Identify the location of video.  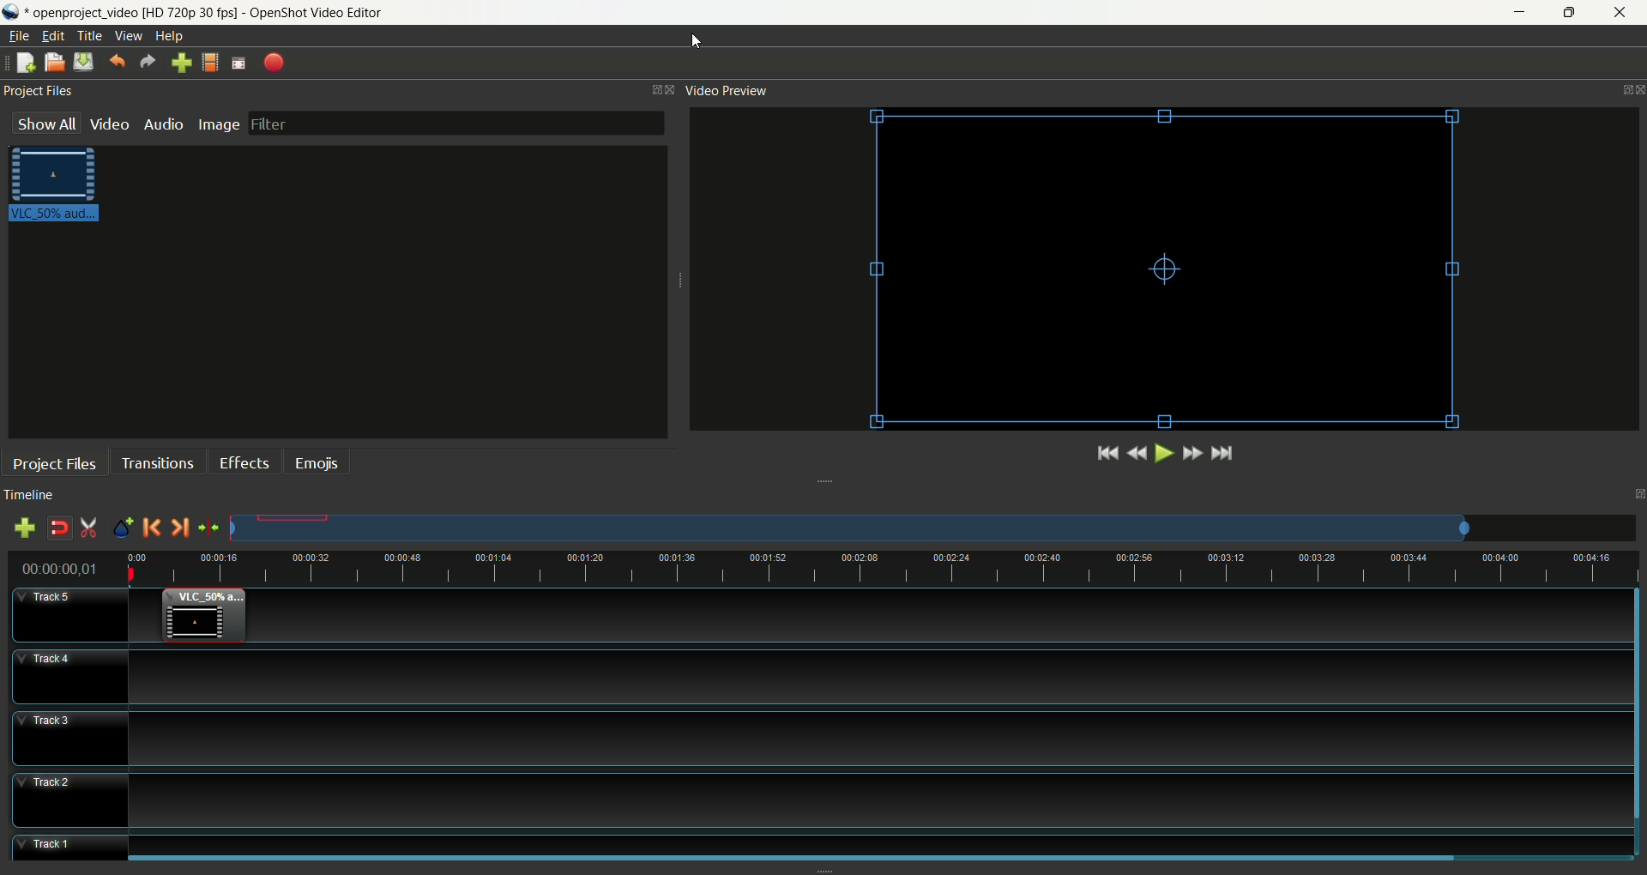
(109, 127).